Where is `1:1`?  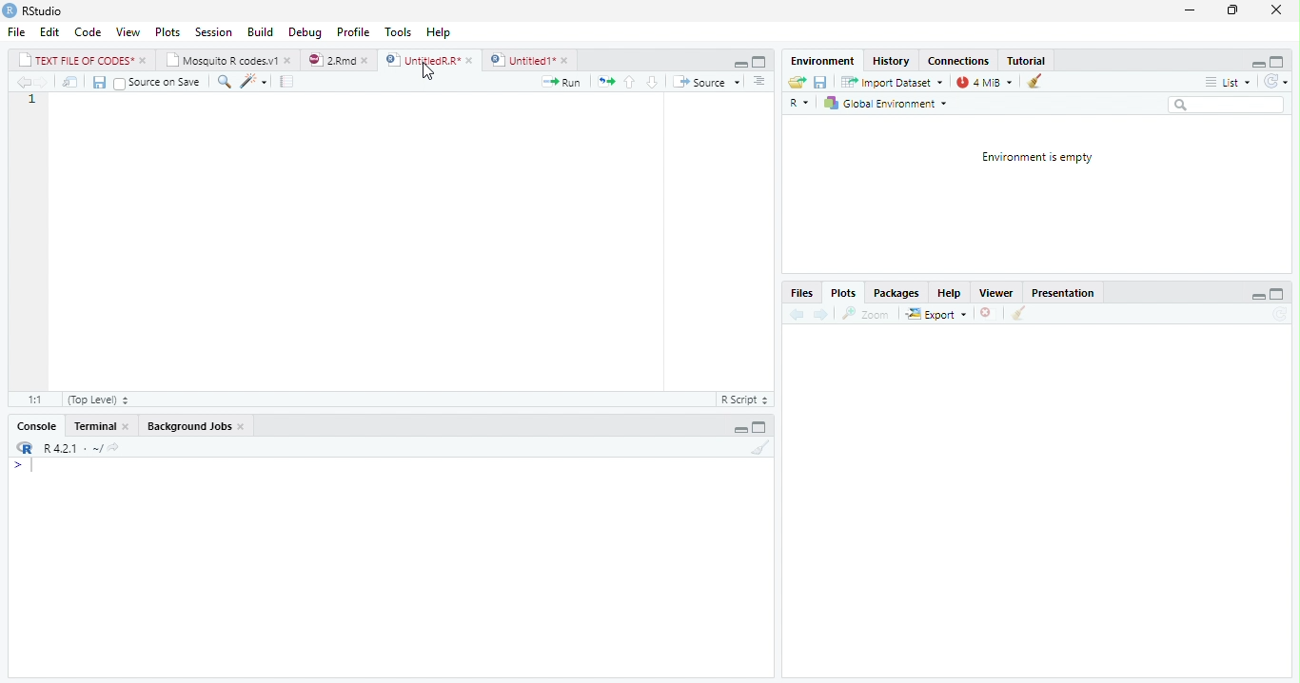
1:1 is located at coordinates (31, 400).